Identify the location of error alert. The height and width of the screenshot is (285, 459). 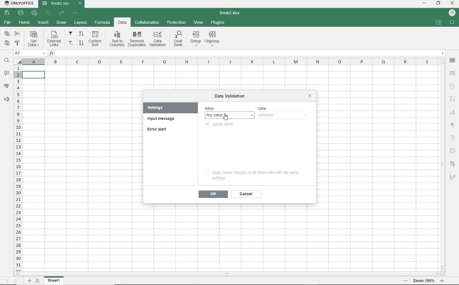
(159, 129).